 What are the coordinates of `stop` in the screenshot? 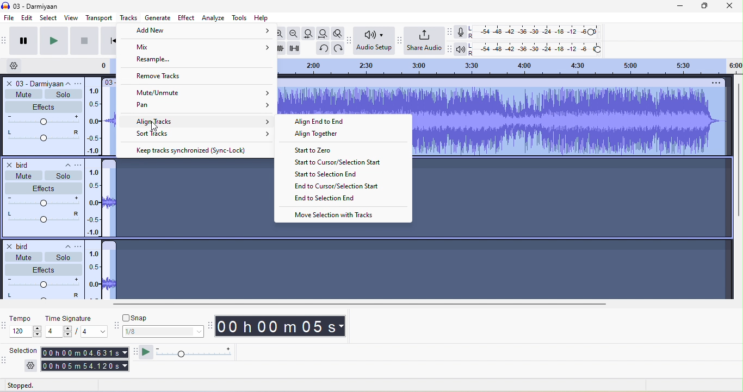 It's located at (83, 42).